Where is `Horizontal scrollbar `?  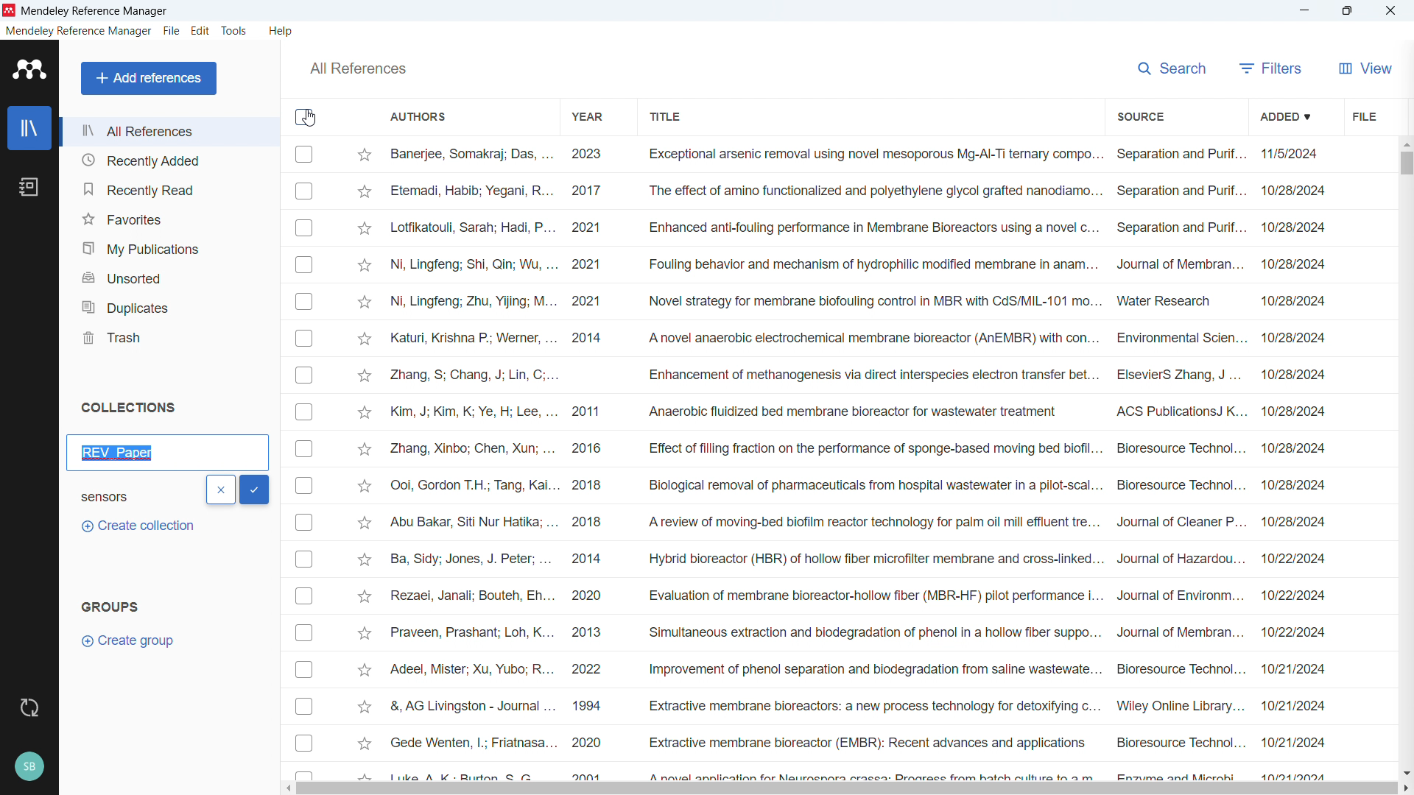
Horizontal scrollbar  is located at coordinates (848, 789).